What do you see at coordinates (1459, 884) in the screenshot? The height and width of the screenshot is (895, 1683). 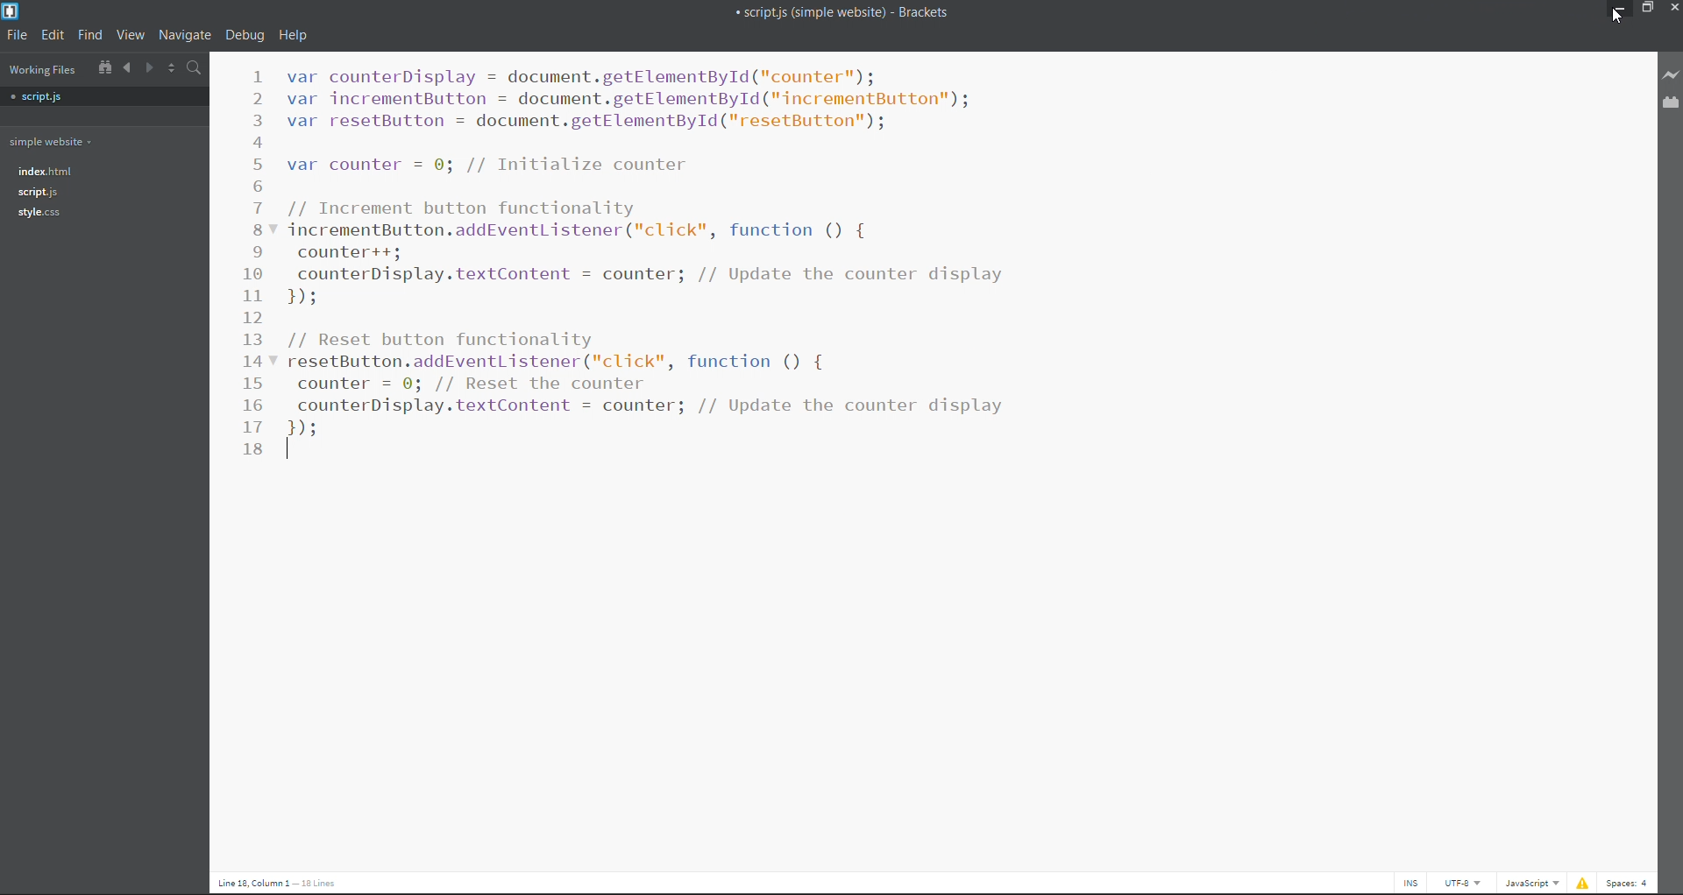 I see `UTF-8` at bounding box center [1459, 884].